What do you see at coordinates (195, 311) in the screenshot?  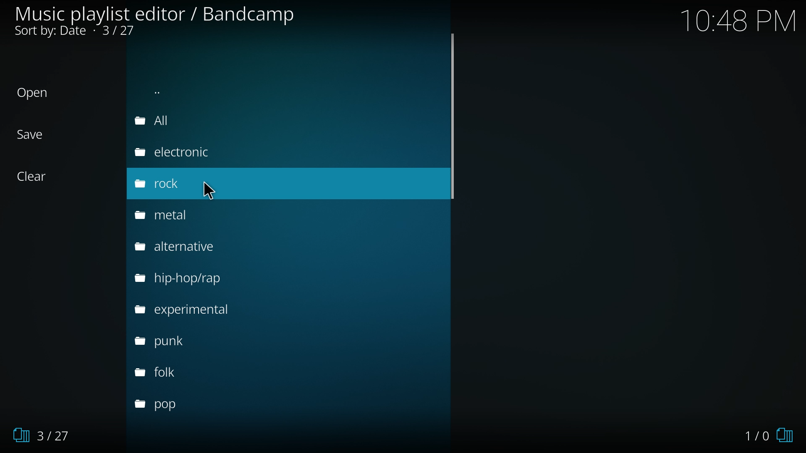 I see `experimental` at bounding box center [195, 311].